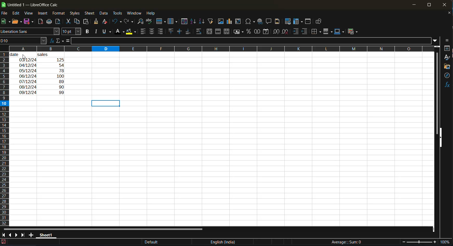 This screenshot has width=453, height=246. Describe the element at coordinates (154, 13) in the screenshot. I see `help` at that location.